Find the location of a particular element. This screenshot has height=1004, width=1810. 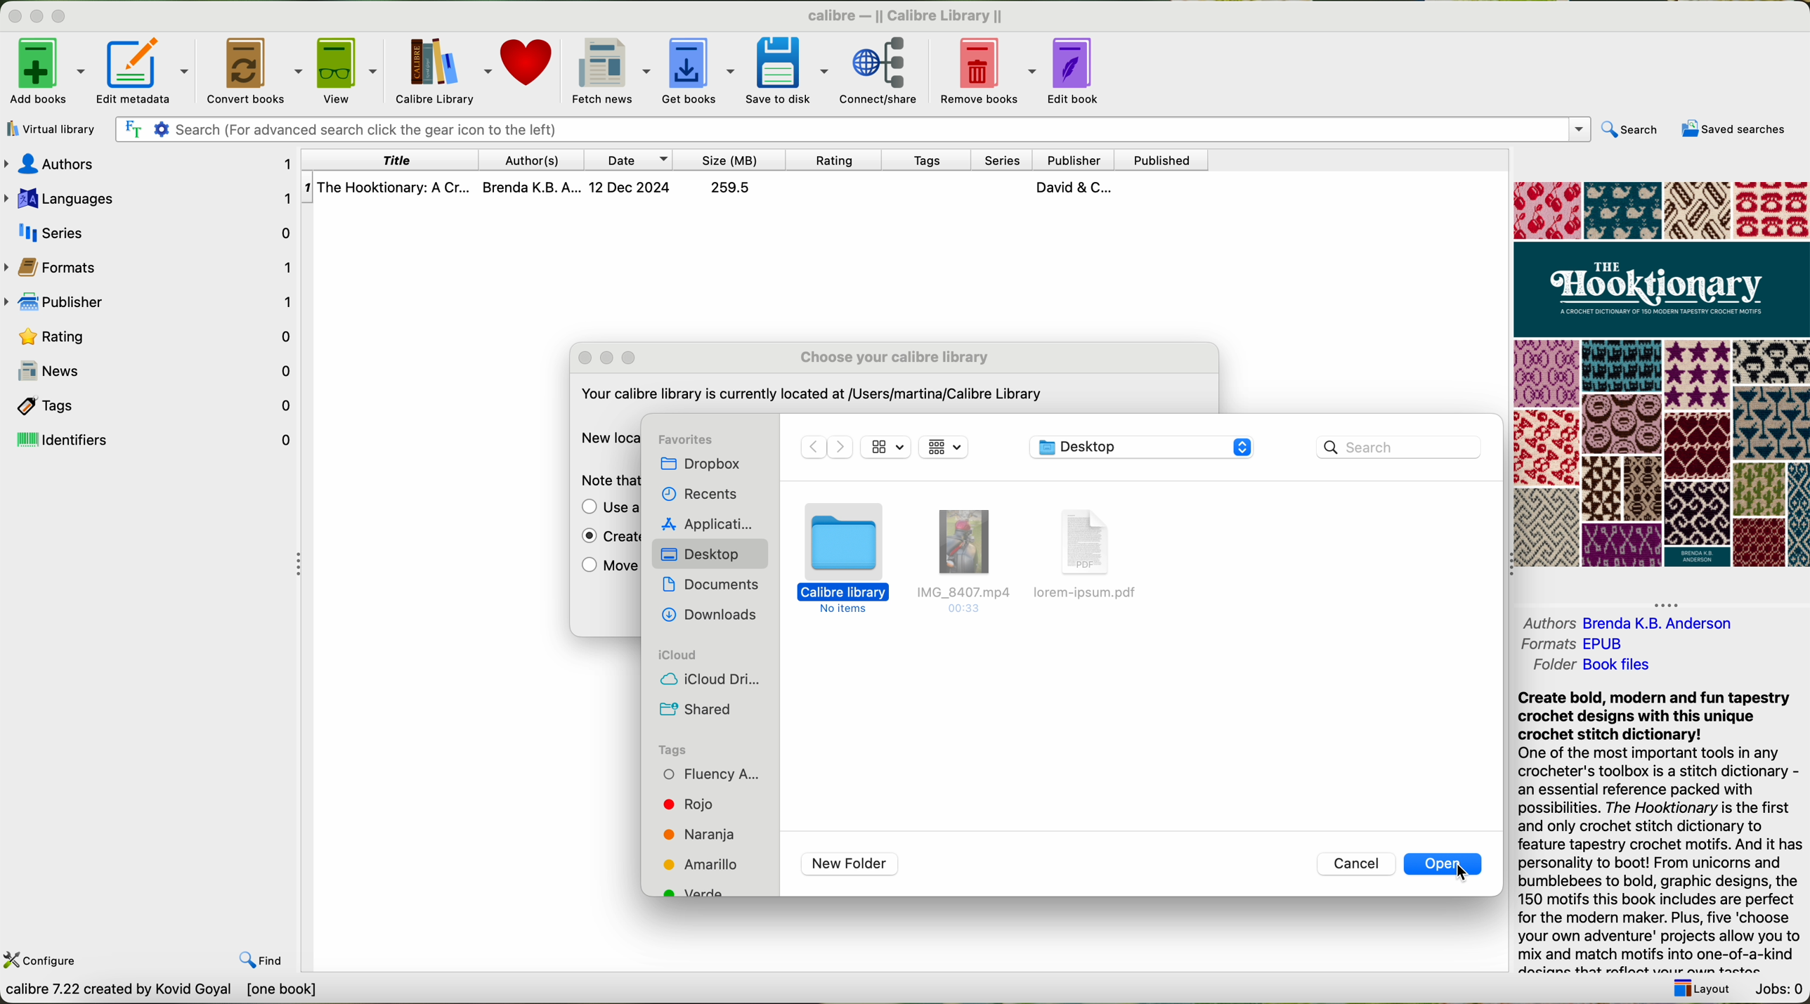

rating is located at coordinates (842, 160).